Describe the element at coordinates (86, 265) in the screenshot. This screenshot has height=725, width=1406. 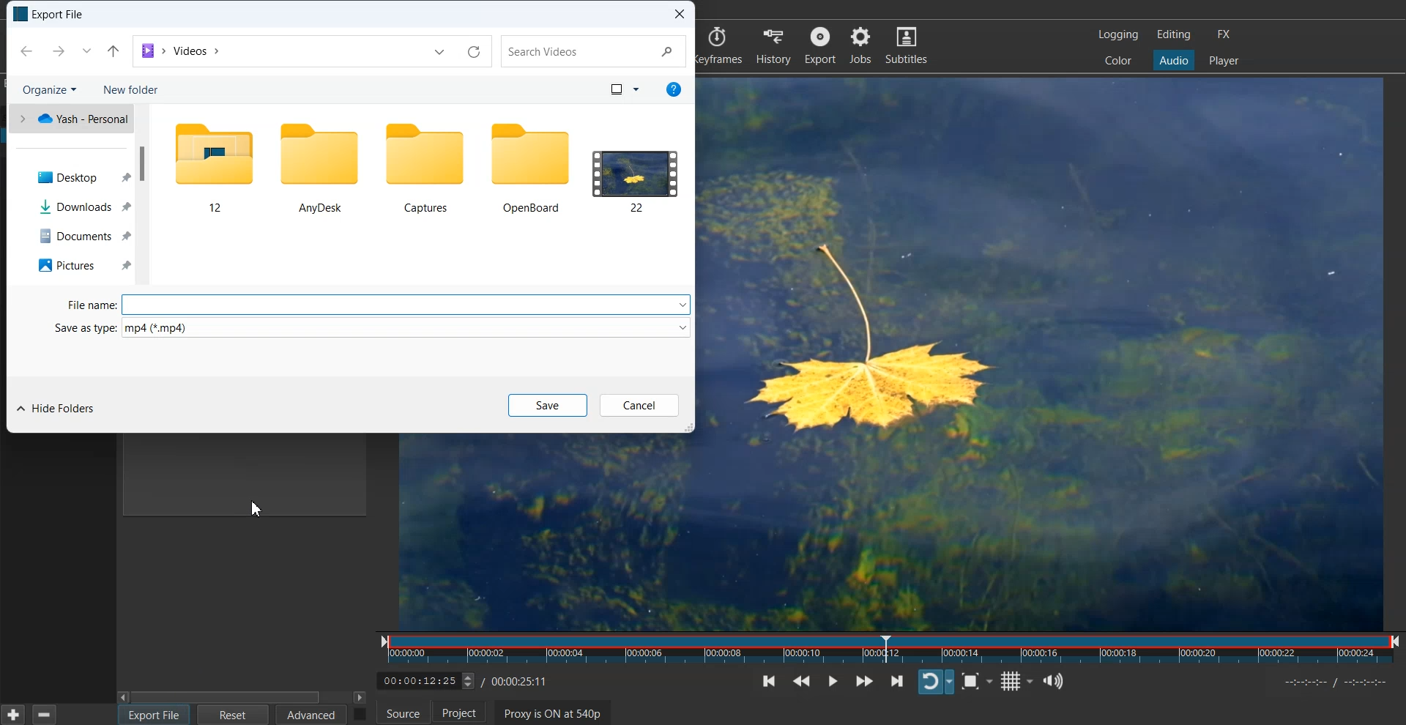
I see `Pictures` at that location.